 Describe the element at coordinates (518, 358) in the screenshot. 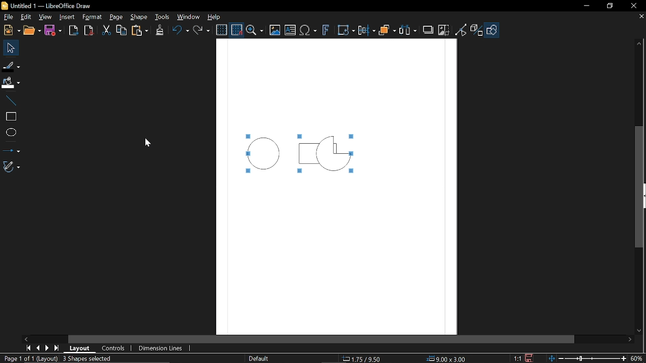

I see `1:1 (Scaling factor)` at that location.